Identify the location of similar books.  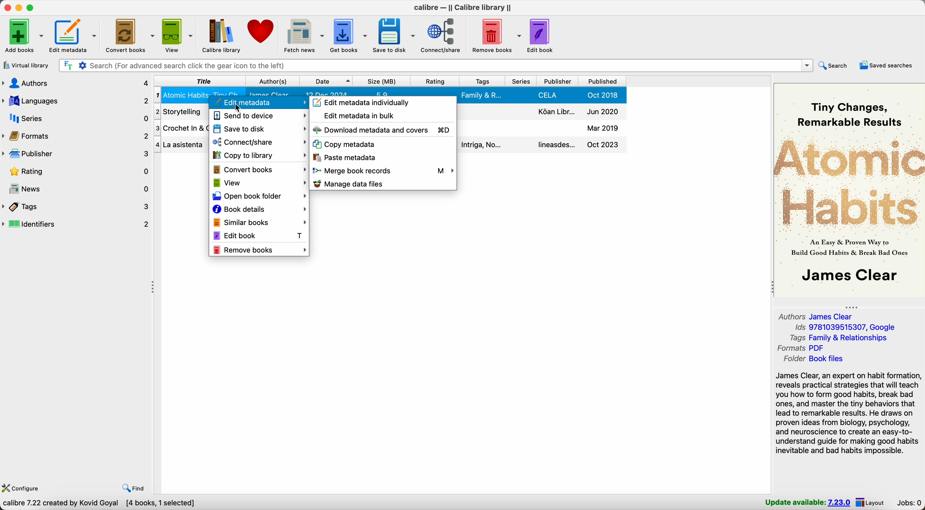
(260, 221).